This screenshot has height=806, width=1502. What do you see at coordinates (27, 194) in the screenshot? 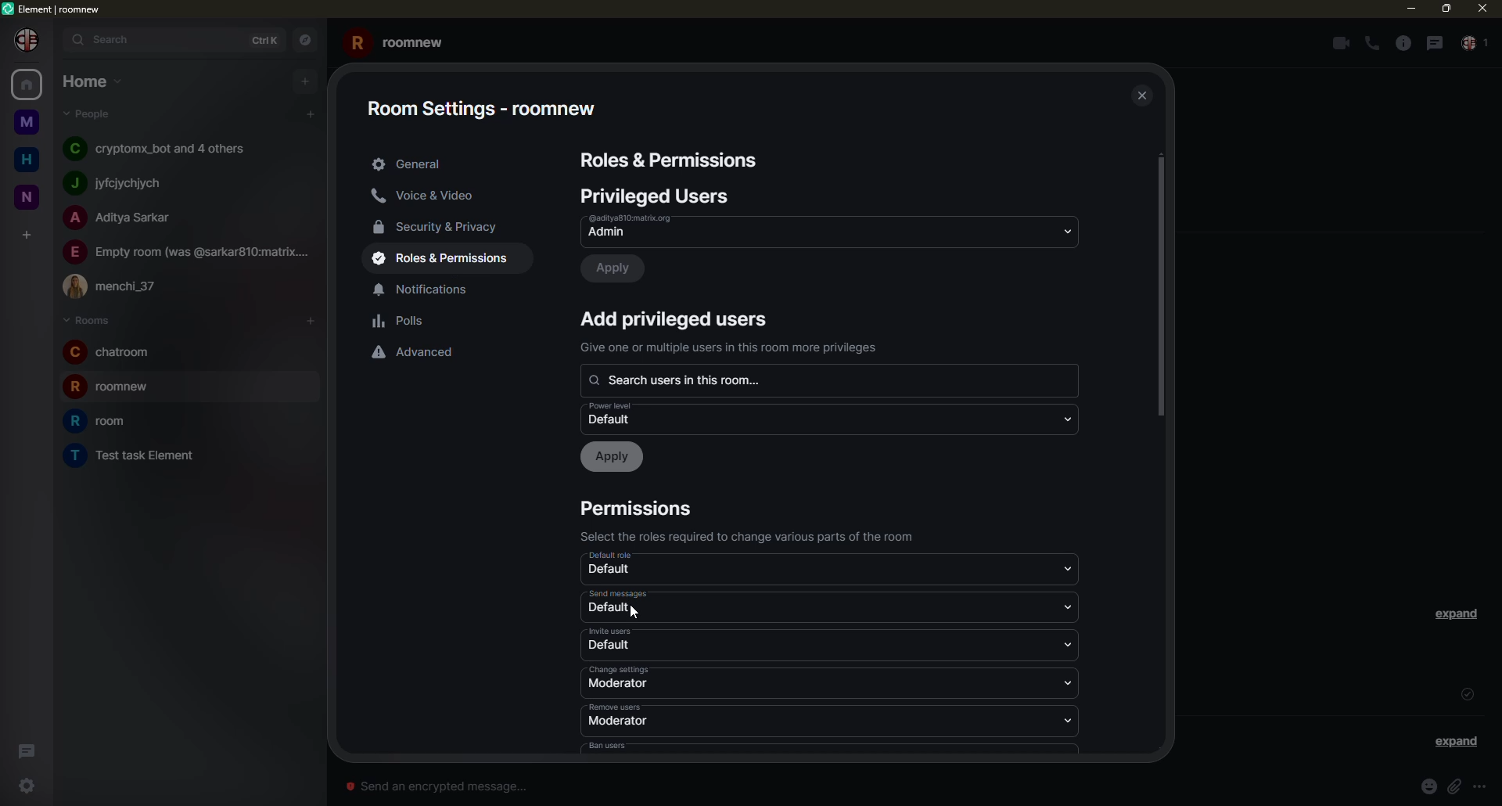
I see `new` at bounding box center [27, 194].